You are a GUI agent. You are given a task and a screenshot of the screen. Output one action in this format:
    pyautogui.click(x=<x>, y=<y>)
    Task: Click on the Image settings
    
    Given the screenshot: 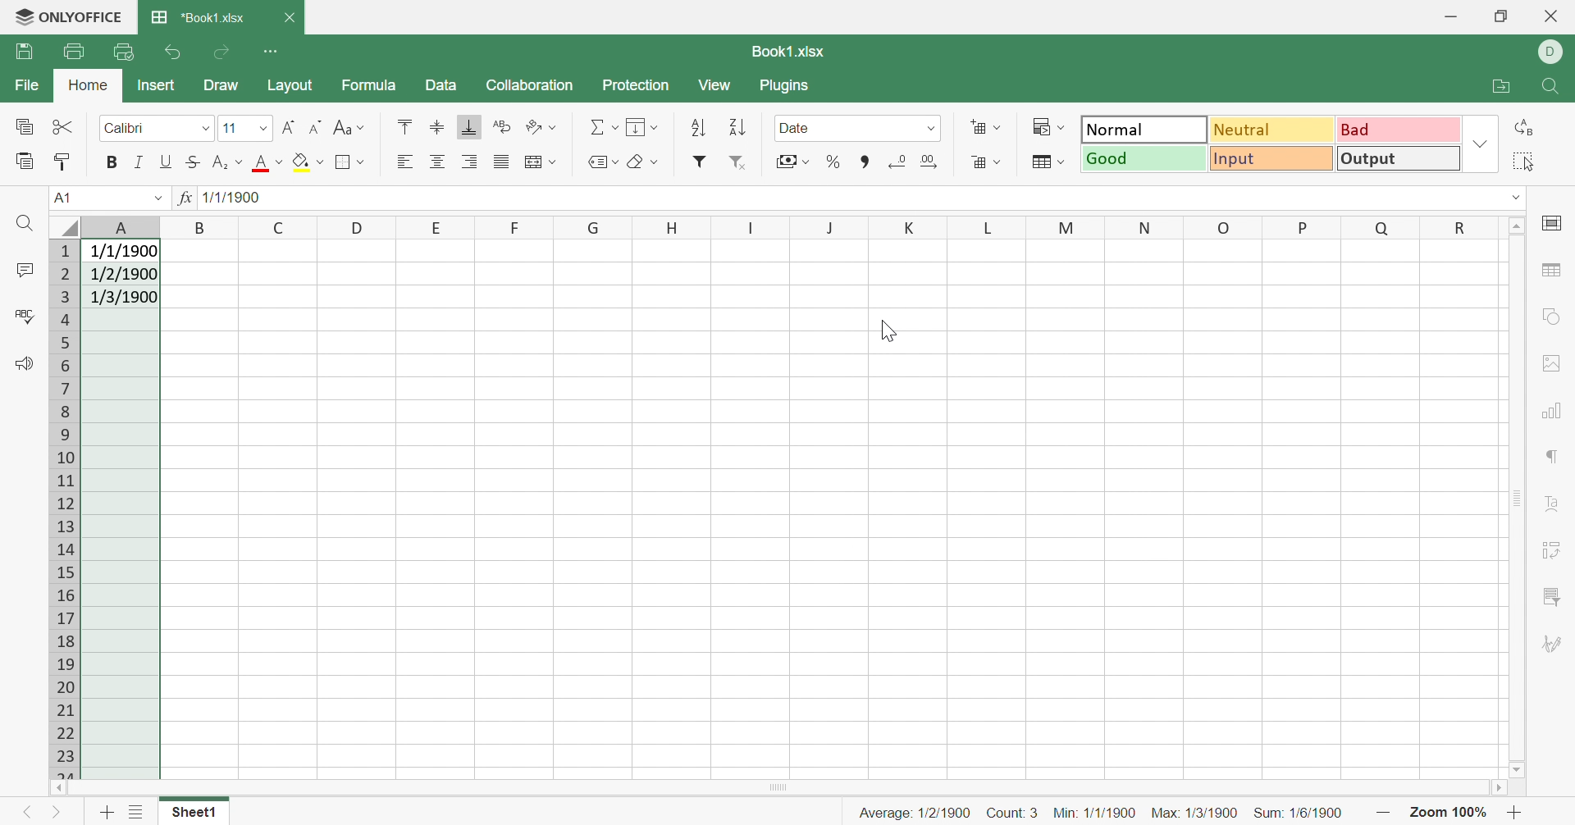 What is the action you would take?
    pyautogui.click(x=1551, y=363)
    